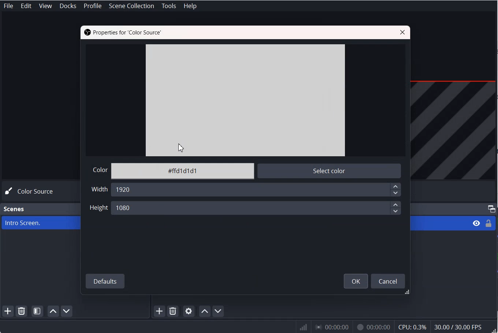 This screenshot has width=498, height=333. What do you see at coordinates (245, 101) in the screenshot?
I see `Color window Display` at bounding box center [245, 101].